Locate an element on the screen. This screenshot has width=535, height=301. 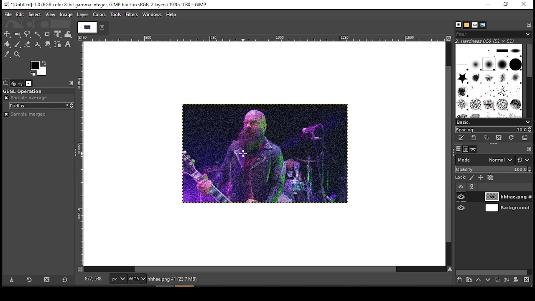
configure this tab is located at coordinates (528, 149).